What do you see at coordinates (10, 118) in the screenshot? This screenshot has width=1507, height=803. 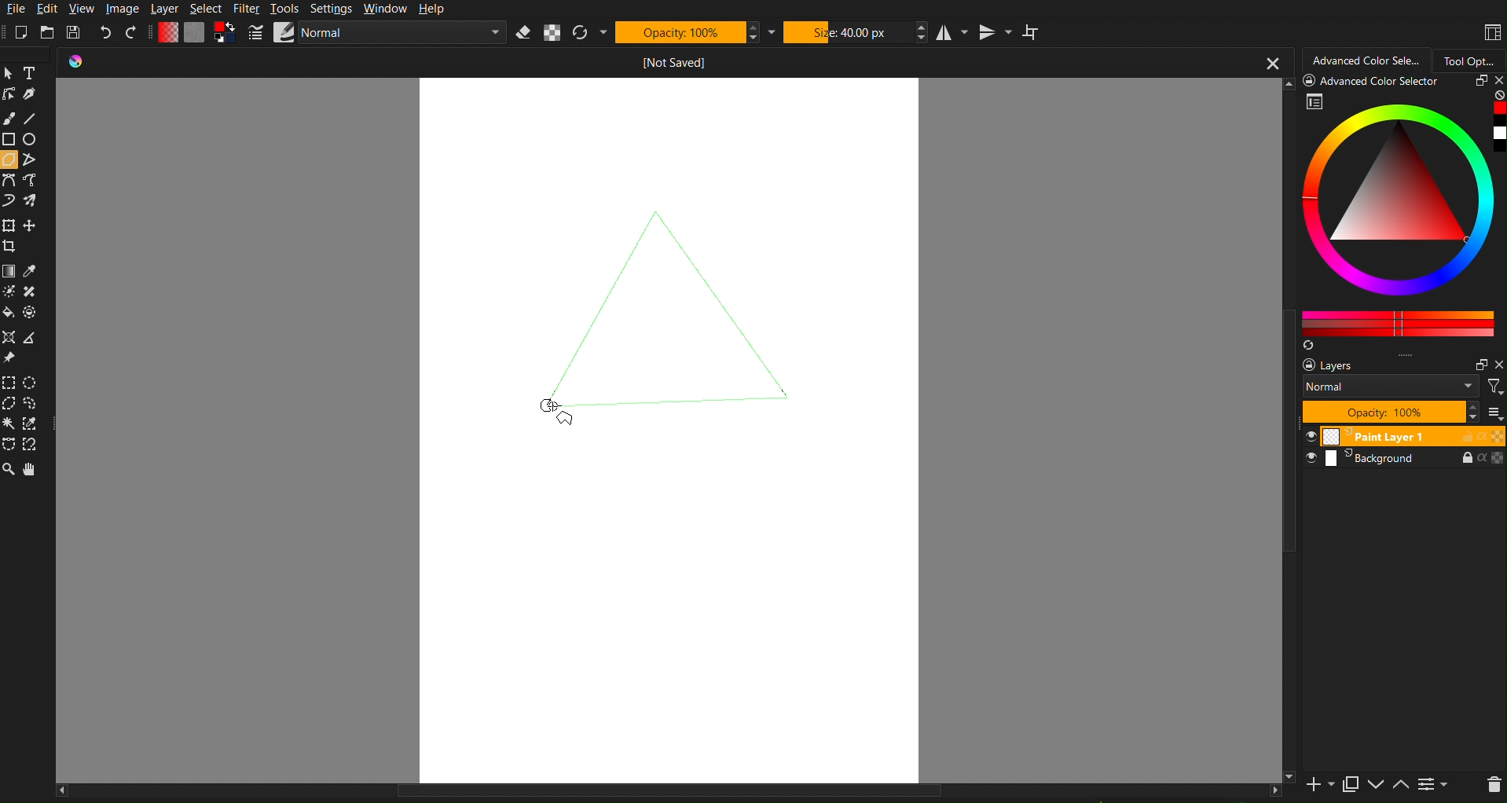 I see `Brush Tools` at bounding box center [10, 118].